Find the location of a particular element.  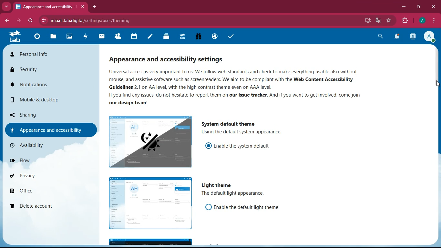

tasks is located at coordinates (230, 35).